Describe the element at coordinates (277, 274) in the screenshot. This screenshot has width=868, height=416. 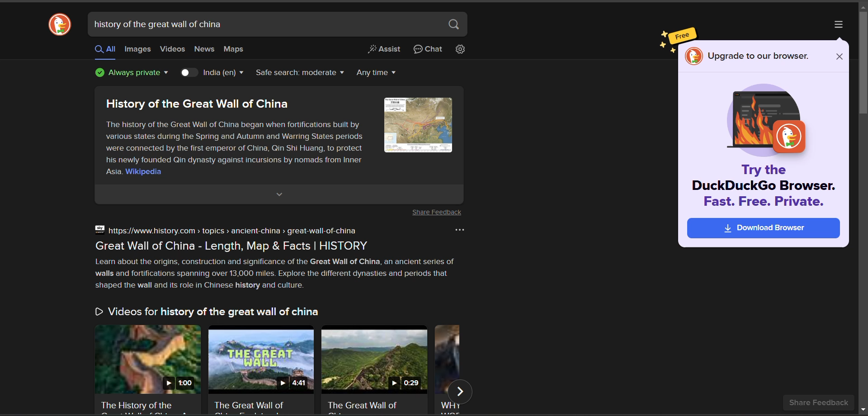
I see `Learn about the origins, construction and significance of the Great Wall of China, an ancient series of
walls and fortifications spanning over 13,000 miles. Explore the different dynasties and periods that
shaped the wall and its role in Chinese history and culture.` at that location.